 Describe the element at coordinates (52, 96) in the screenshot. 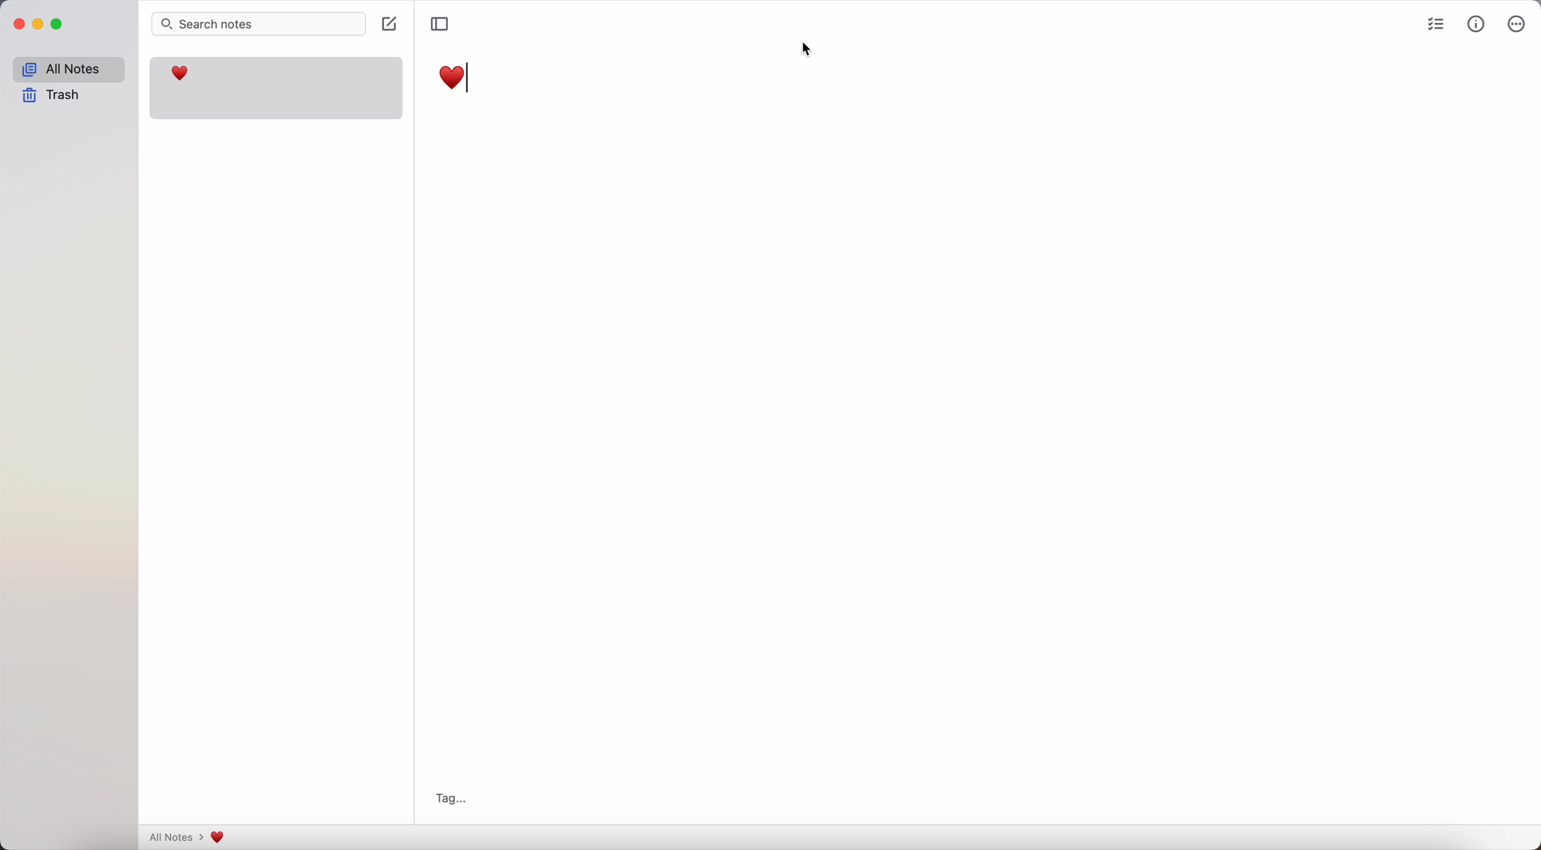

I see `trash` at that location.